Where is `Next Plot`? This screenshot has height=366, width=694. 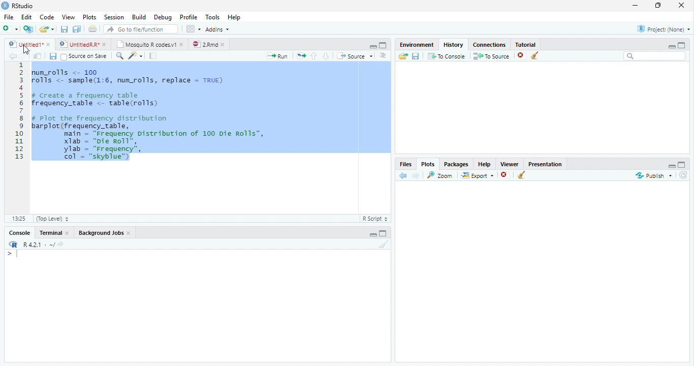 Next Plot is located at coordinates (417, 175).